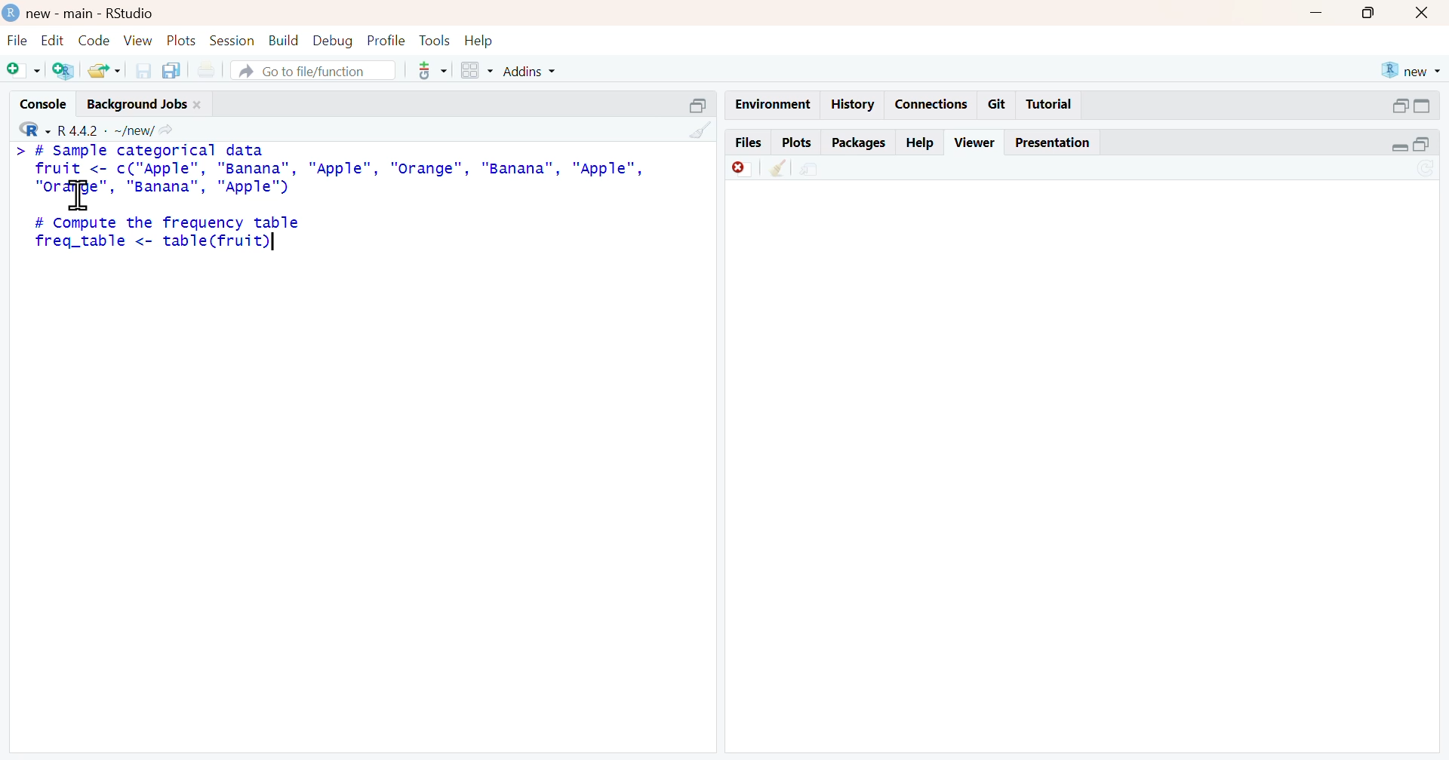 This screenshot has height=760, width=1449. What do you see at coordinates (1394, 147) in the screenshot?
I see `expand` at bounding box center [1394, 147].